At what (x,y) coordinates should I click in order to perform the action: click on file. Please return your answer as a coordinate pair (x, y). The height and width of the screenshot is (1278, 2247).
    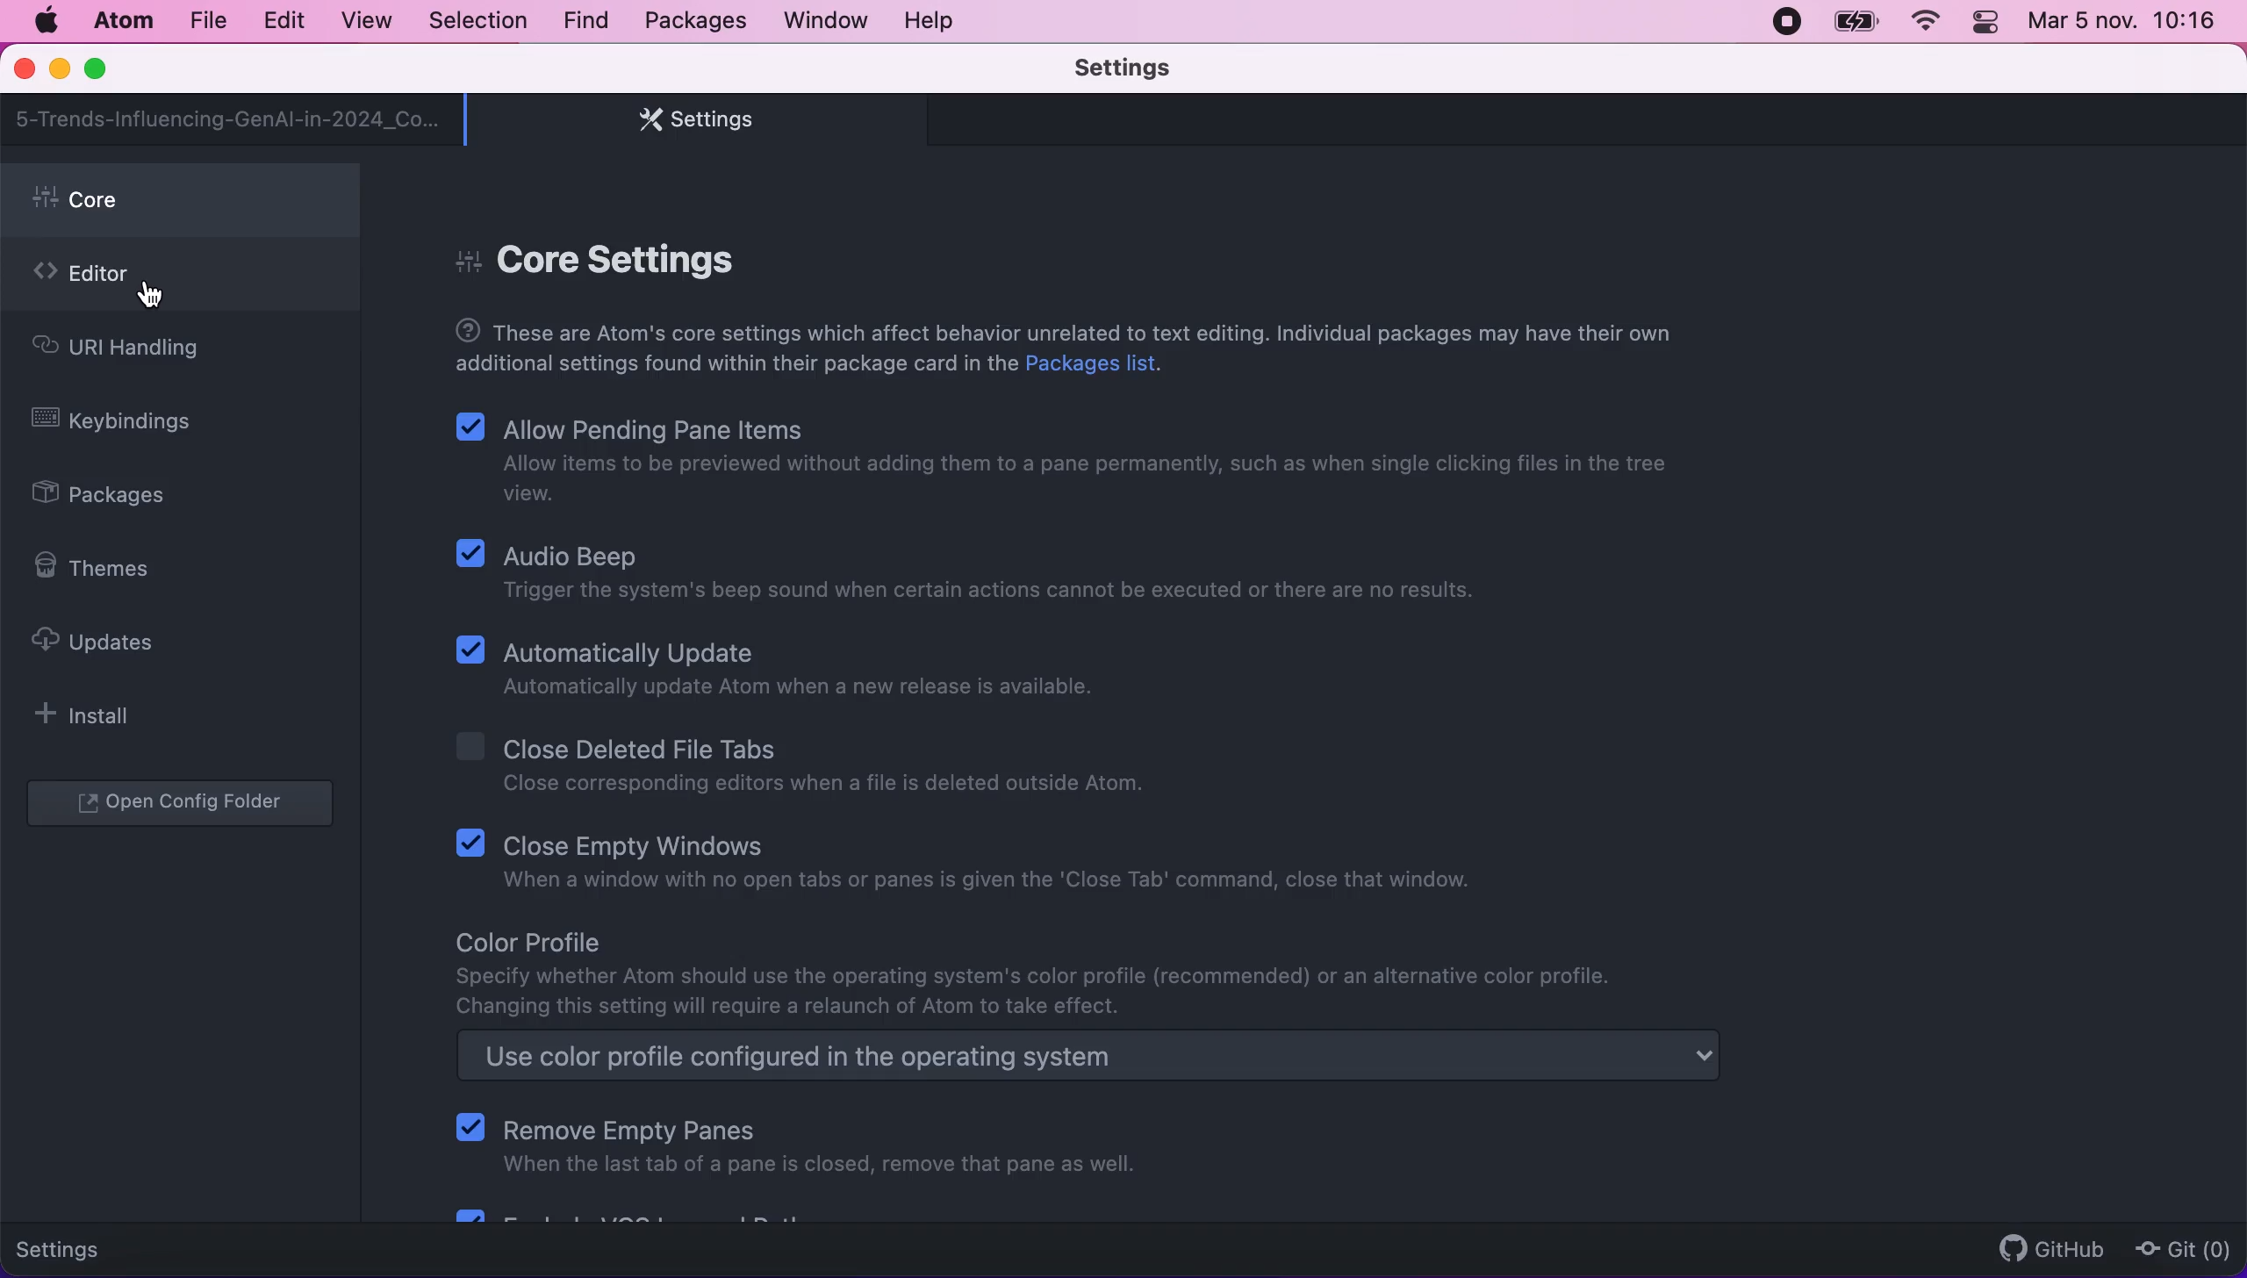
    Looking at the image, I should click on (206, 21).